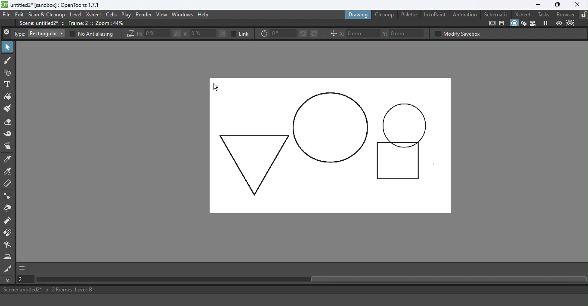 The image size is (588, 306). Describe the element at coordinates (8, 197) in the screenshot. I see `Control point editor tool` at that location.